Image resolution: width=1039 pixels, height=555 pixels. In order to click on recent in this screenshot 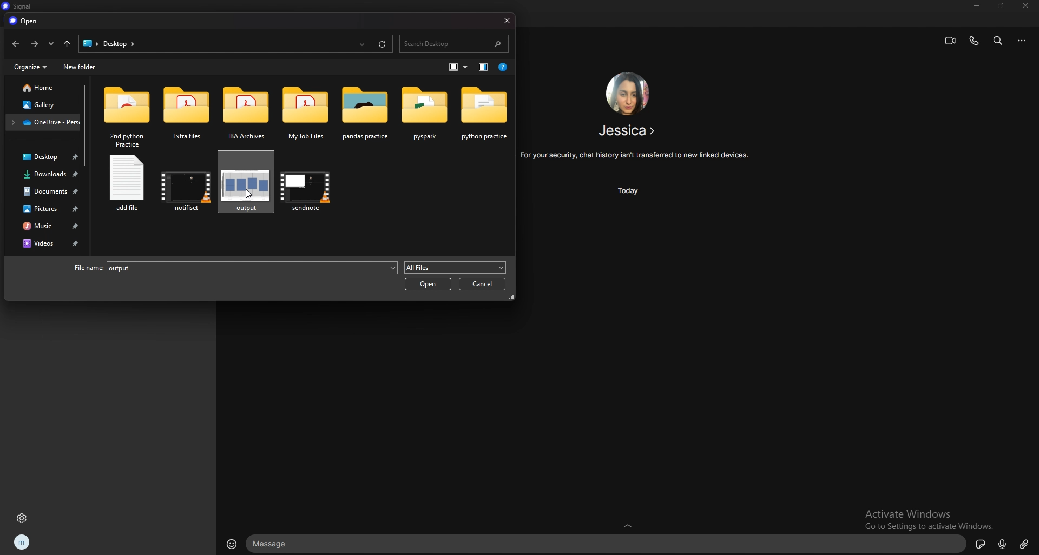, I will do `click(51, 45)`.